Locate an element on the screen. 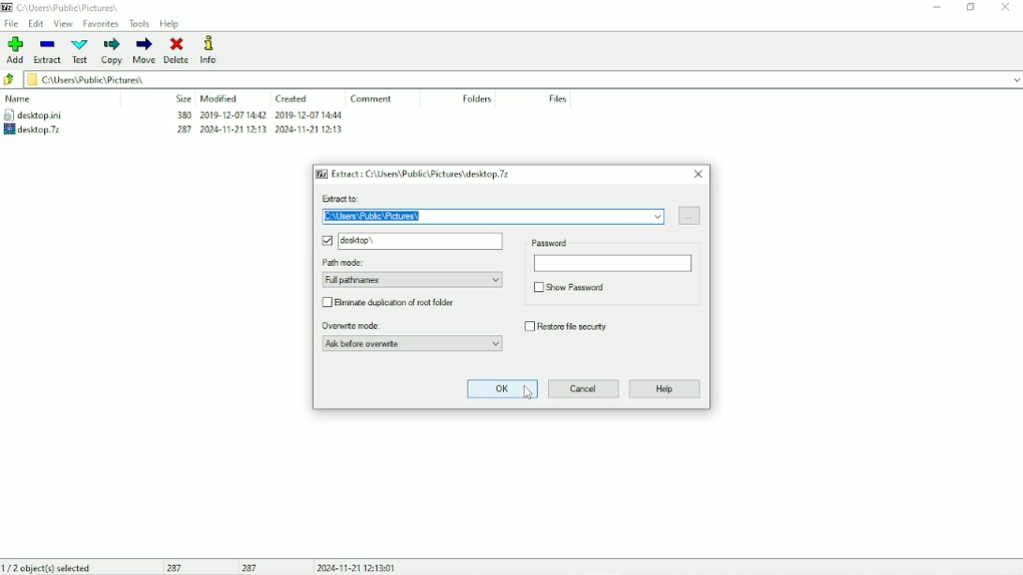 The image size is (1023, 575). § CAUsers\Fublic\ Pictures| is located at coordinates (513, 80).